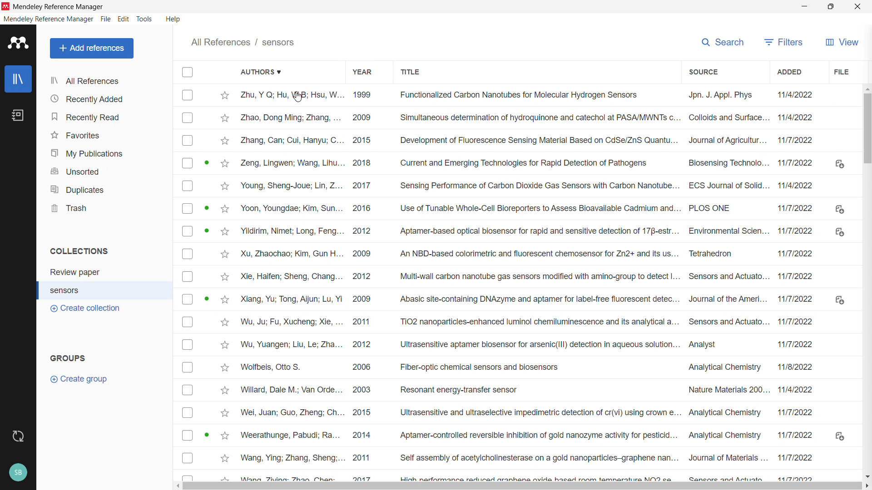 The image size is (872, 490). I want to click on File , so click(106, 19).